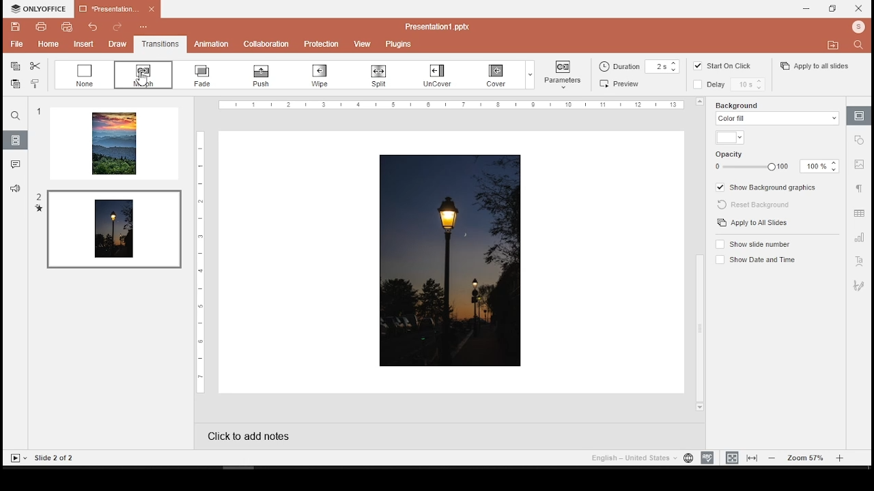  What do you see at coordinates (115, 43) in the screenshot?
I see `draw` at bounding box center [115, 43].